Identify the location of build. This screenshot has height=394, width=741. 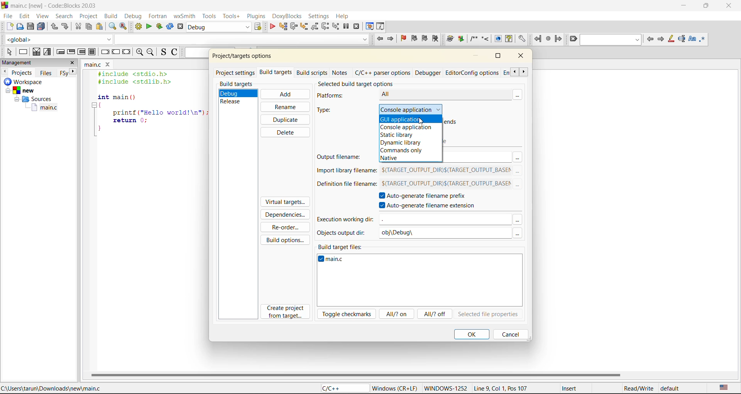
(112, 15).